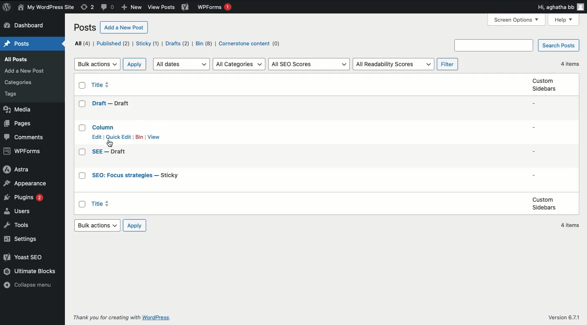 The image size is (587, 325). What do you see at coordinates (493, 45) in the screenshot?
I see `` at bounding box center [493, 45].